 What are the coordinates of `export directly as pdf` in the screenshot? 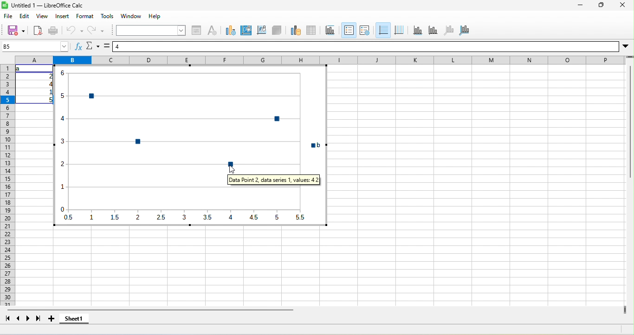 It's located at (38, 31).